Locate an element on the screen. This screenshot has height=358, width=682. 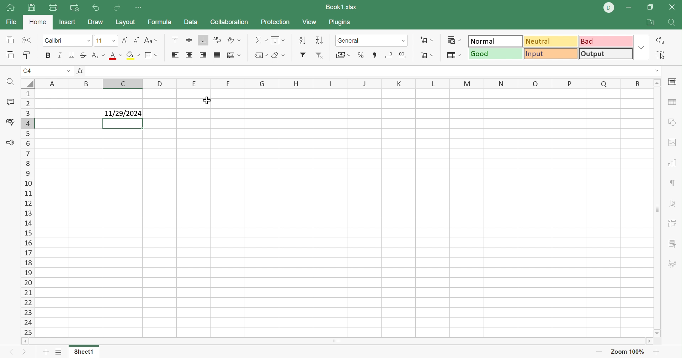
Borders is located at coordinates (153, 57).